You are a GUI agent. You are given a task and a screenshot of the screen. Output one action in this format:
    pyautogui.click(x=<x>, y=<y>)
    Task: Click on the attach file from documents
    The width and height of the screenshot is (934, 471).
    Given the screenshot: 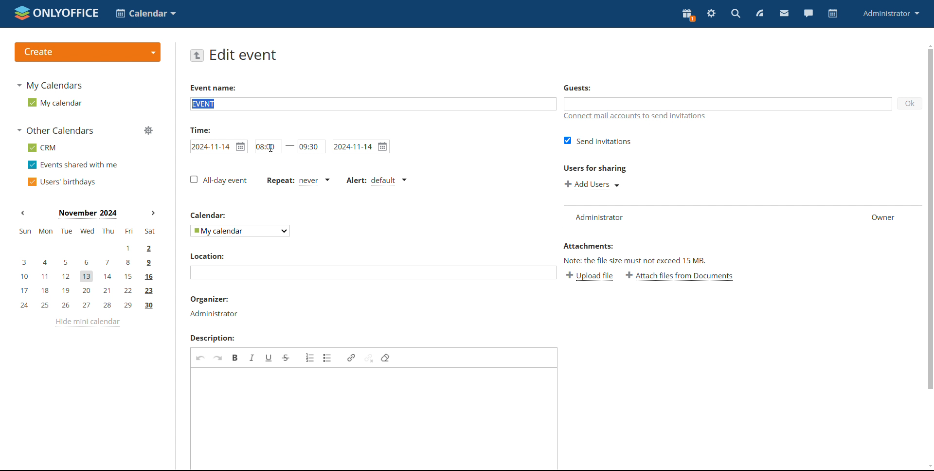 What is the action you would take?
    pyautogui.click(x=679, y=276)
    